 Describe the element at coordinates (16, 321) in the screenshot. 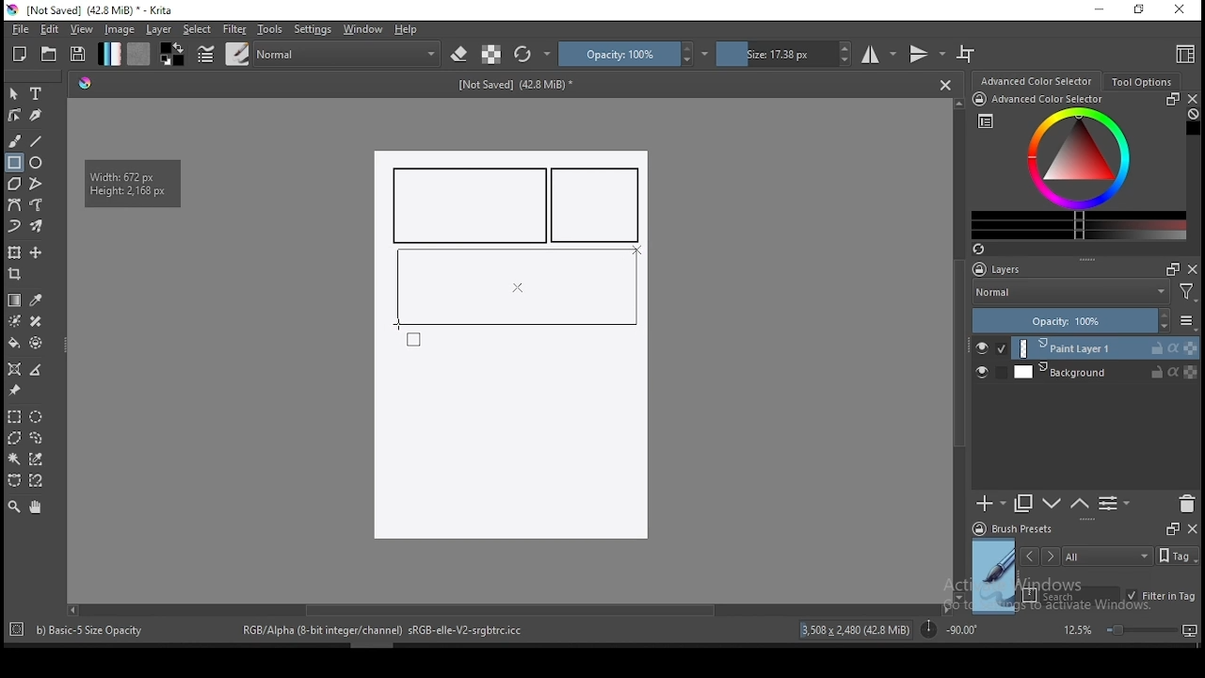

I see `colorize mask tool` at that location.